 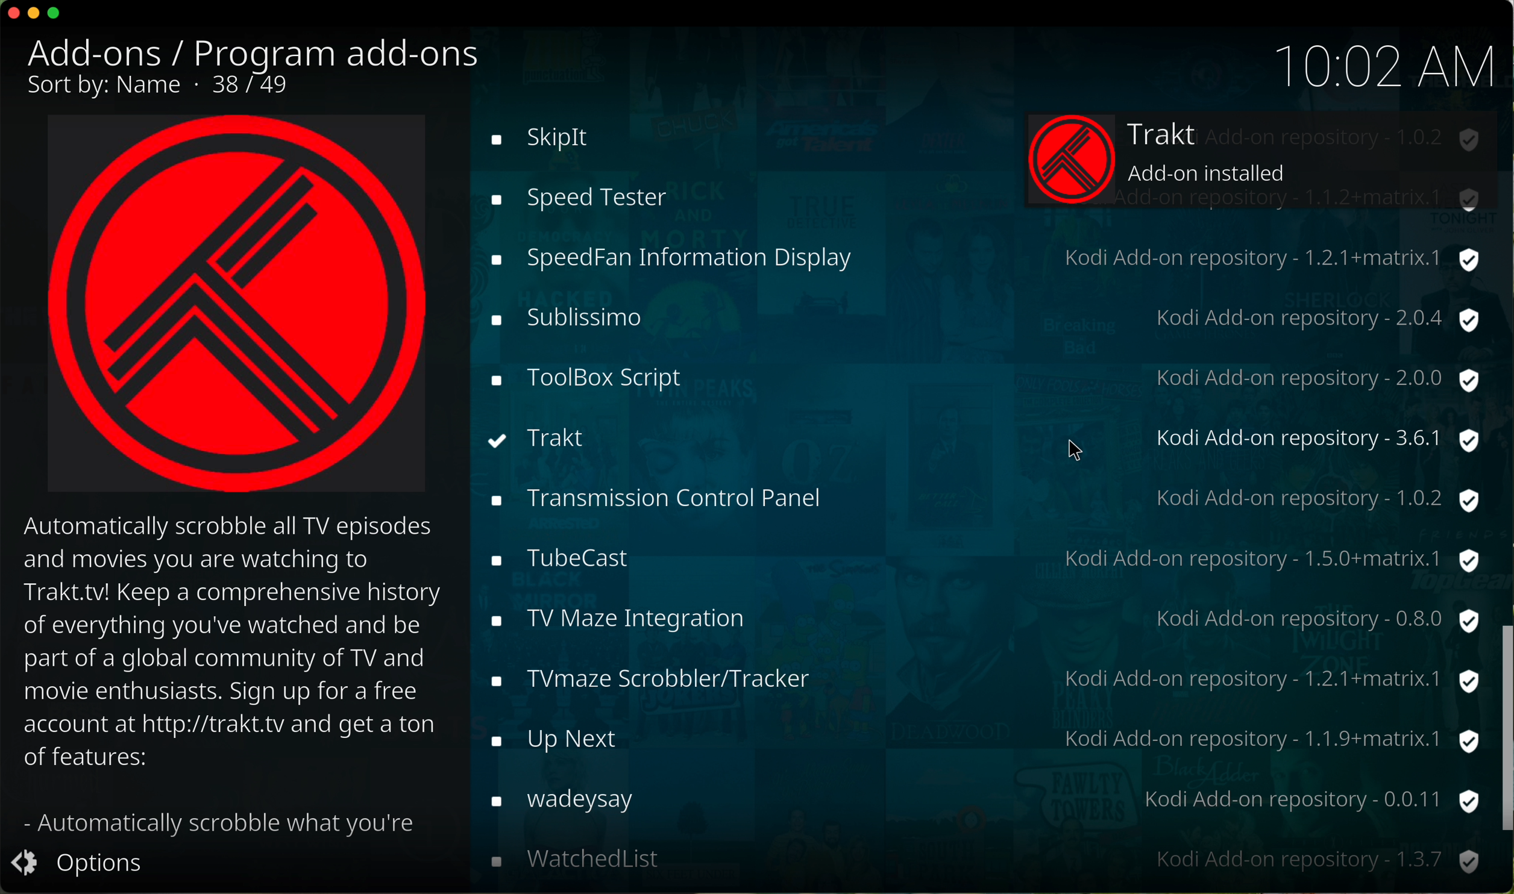 What do you see at coordinates (981, 559) in the screenshot?
I see `wadeysay` at bounding box center [981, 559].